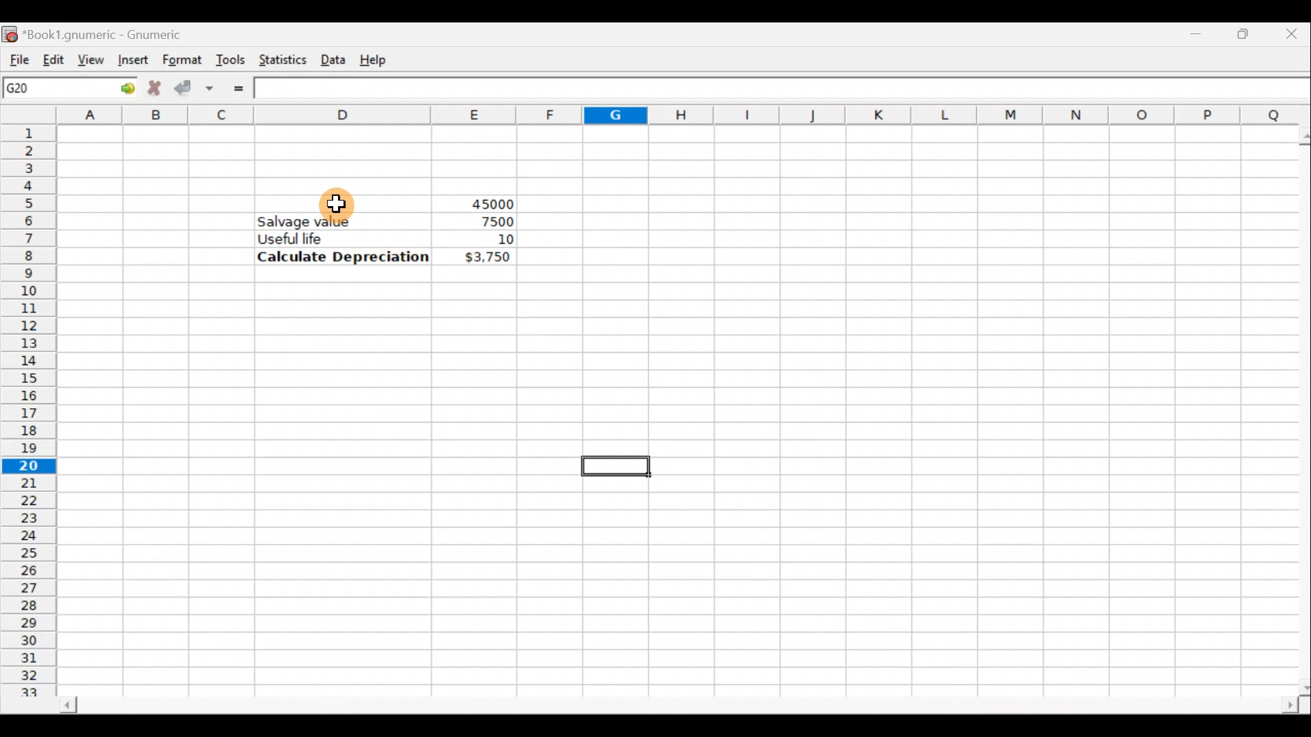  Describe the element at coordinates (335, 238) in the screenshot. I see `Useful life` at that location.